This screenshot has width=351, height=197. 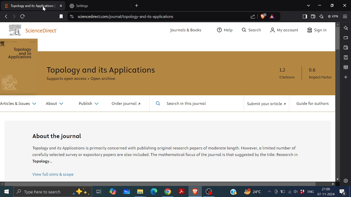 What do you see at coordinates (14, 31) in the screenshot?
I see `logo` at bounding box center [14, 31].